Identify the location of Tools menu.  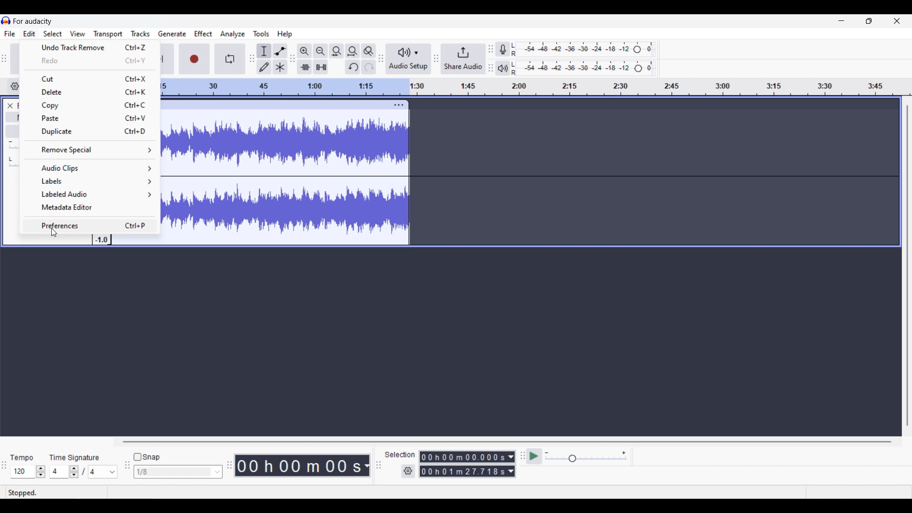
(262, 34).